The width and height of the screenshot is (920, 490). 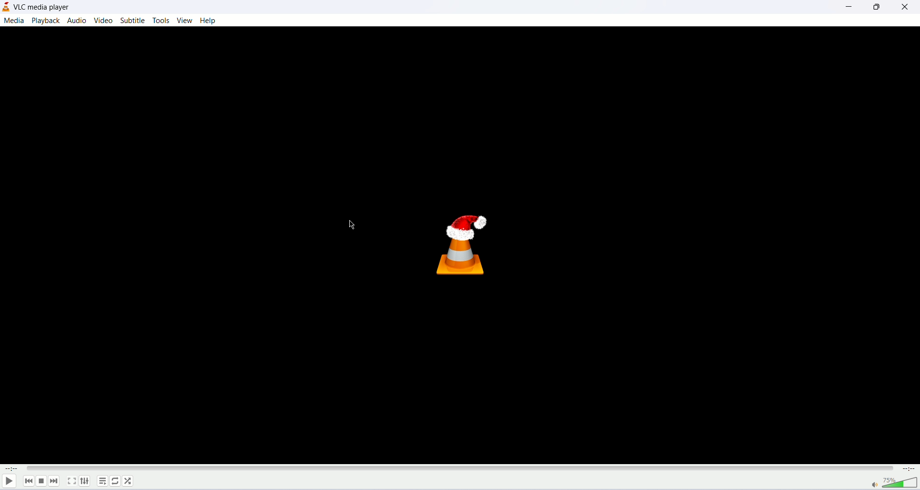 What do you see at coordinates (878, 7) in the screenshot?
I see `maximize` at bounding box center [878, 7].